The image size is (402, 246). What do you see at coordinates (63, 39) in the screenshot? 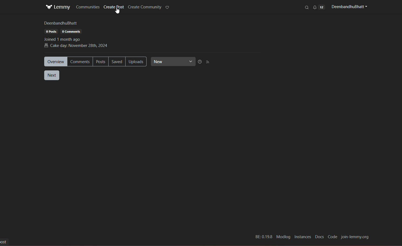
I see `Joined 1 month ago` at bounding box center [63, 39].